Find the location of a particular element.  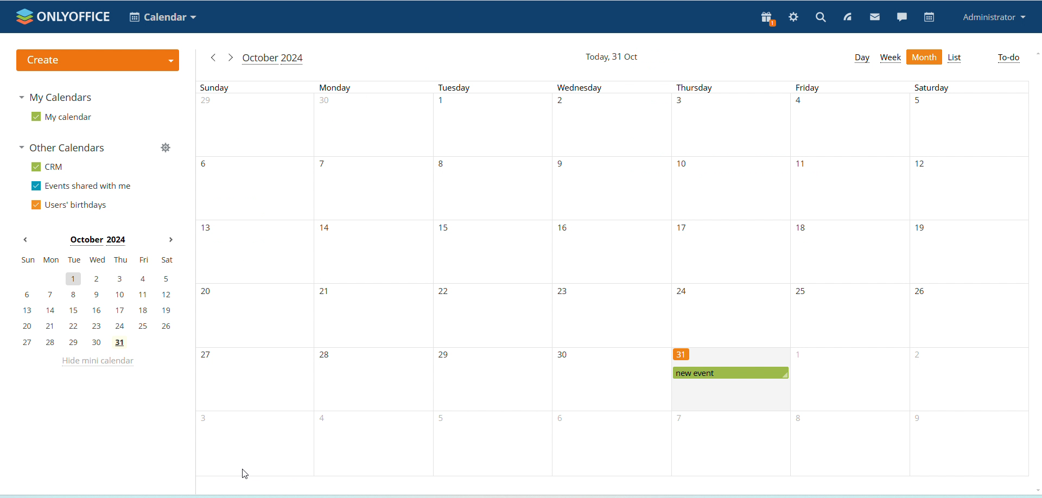

monday is located at coordinates (373, 278).